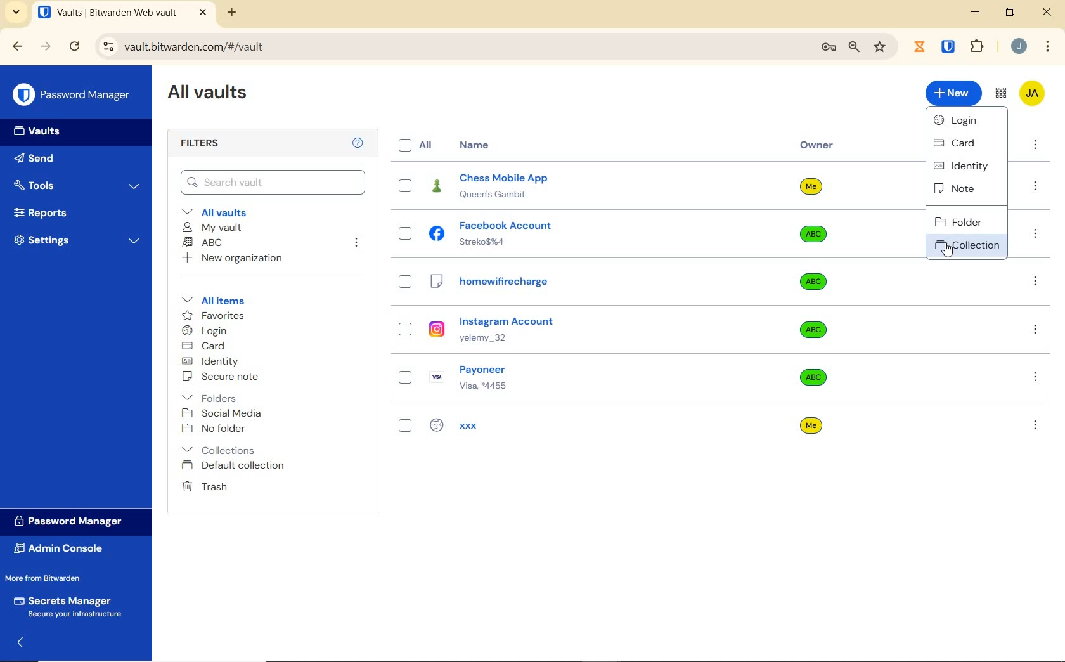 This screenshot has width=1065, height=662. Describe the element at coordinates (406, 185) in the screenshot. I see `select entry` at that location.